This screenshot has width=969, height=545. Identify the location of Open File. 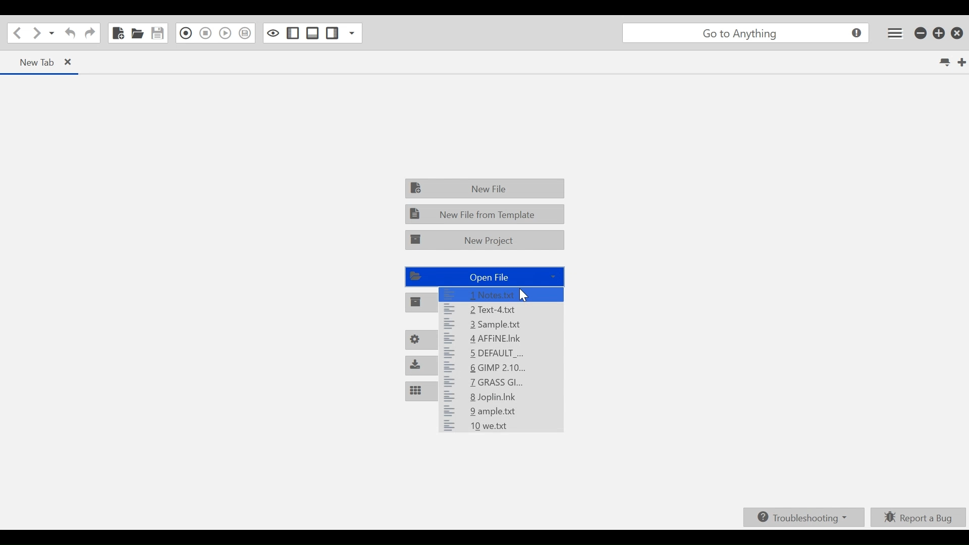
(484, 277).